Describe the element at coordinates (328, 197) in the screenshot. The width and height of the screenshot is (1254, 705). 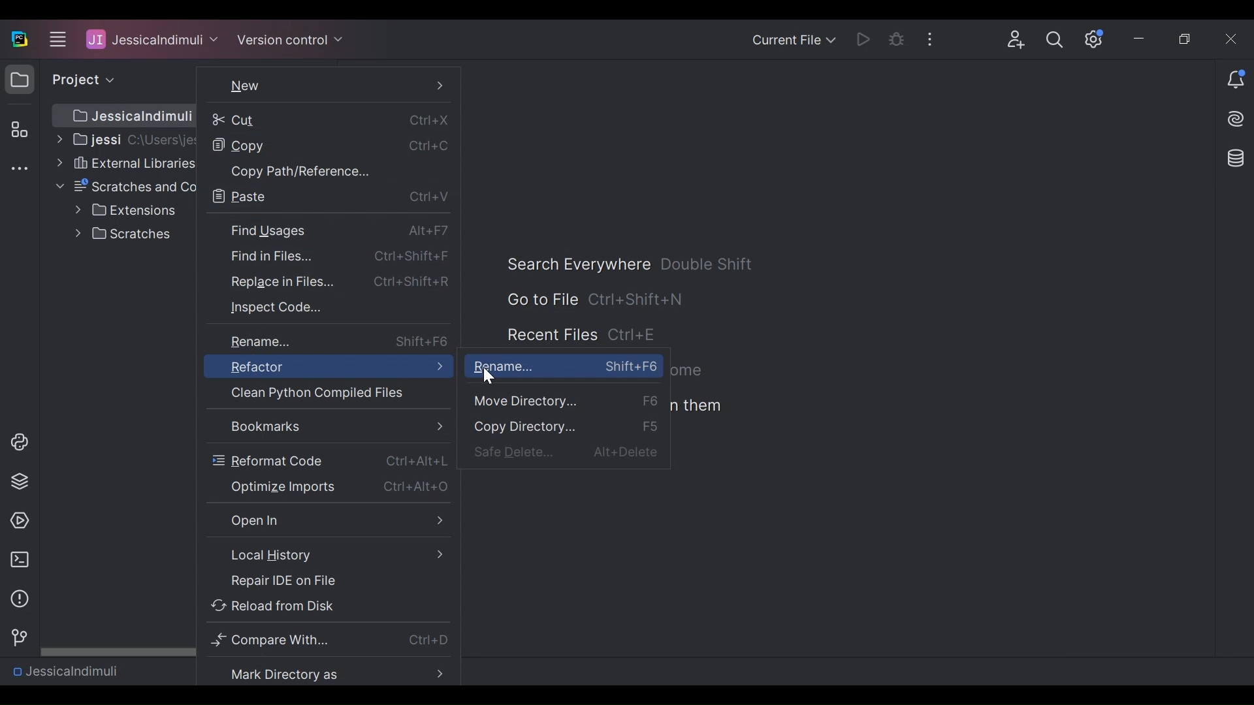
I see `Paste` at that location.